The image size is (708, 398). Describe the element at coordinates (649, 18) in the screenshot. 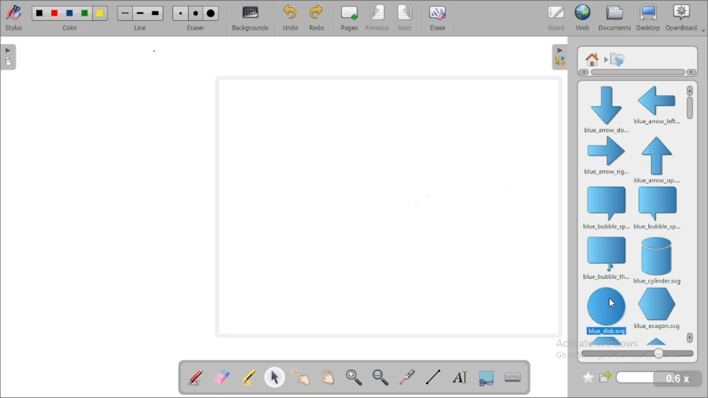

I see `desktop` at that location.